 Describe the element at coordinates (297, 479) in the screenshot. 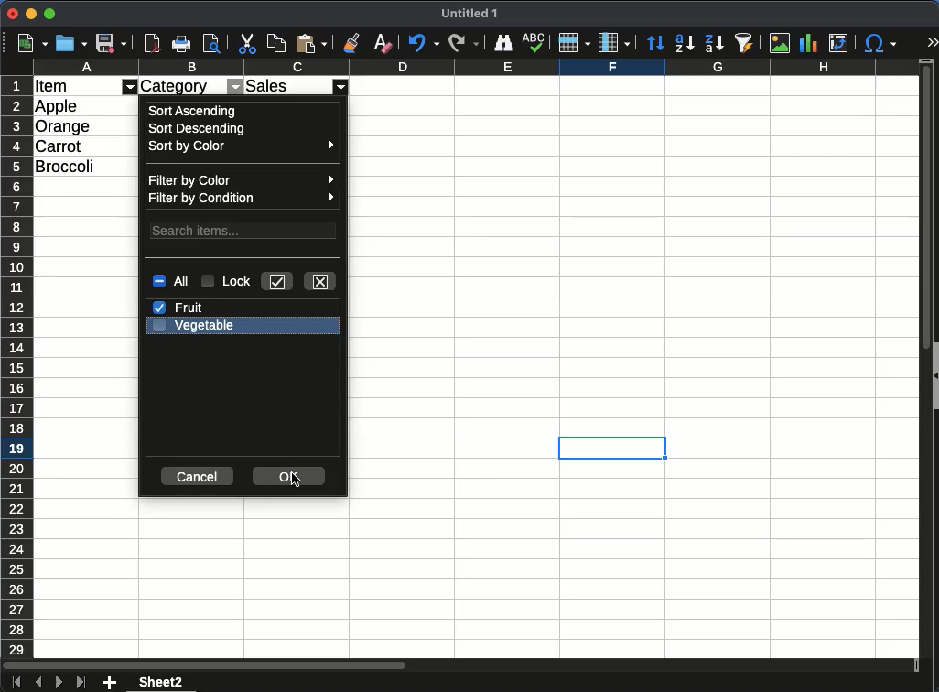

I see `cursor` at that location.